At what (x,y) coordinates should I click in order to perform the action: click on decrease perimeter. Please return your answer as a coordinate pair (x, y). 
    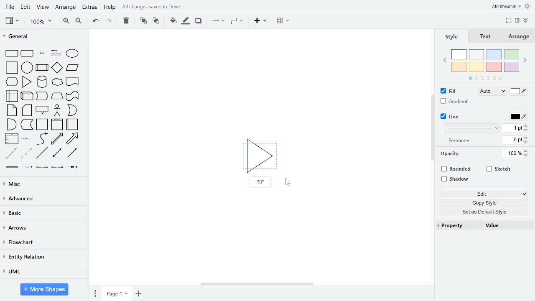
    Looking at the image, I should click on (526, 142).